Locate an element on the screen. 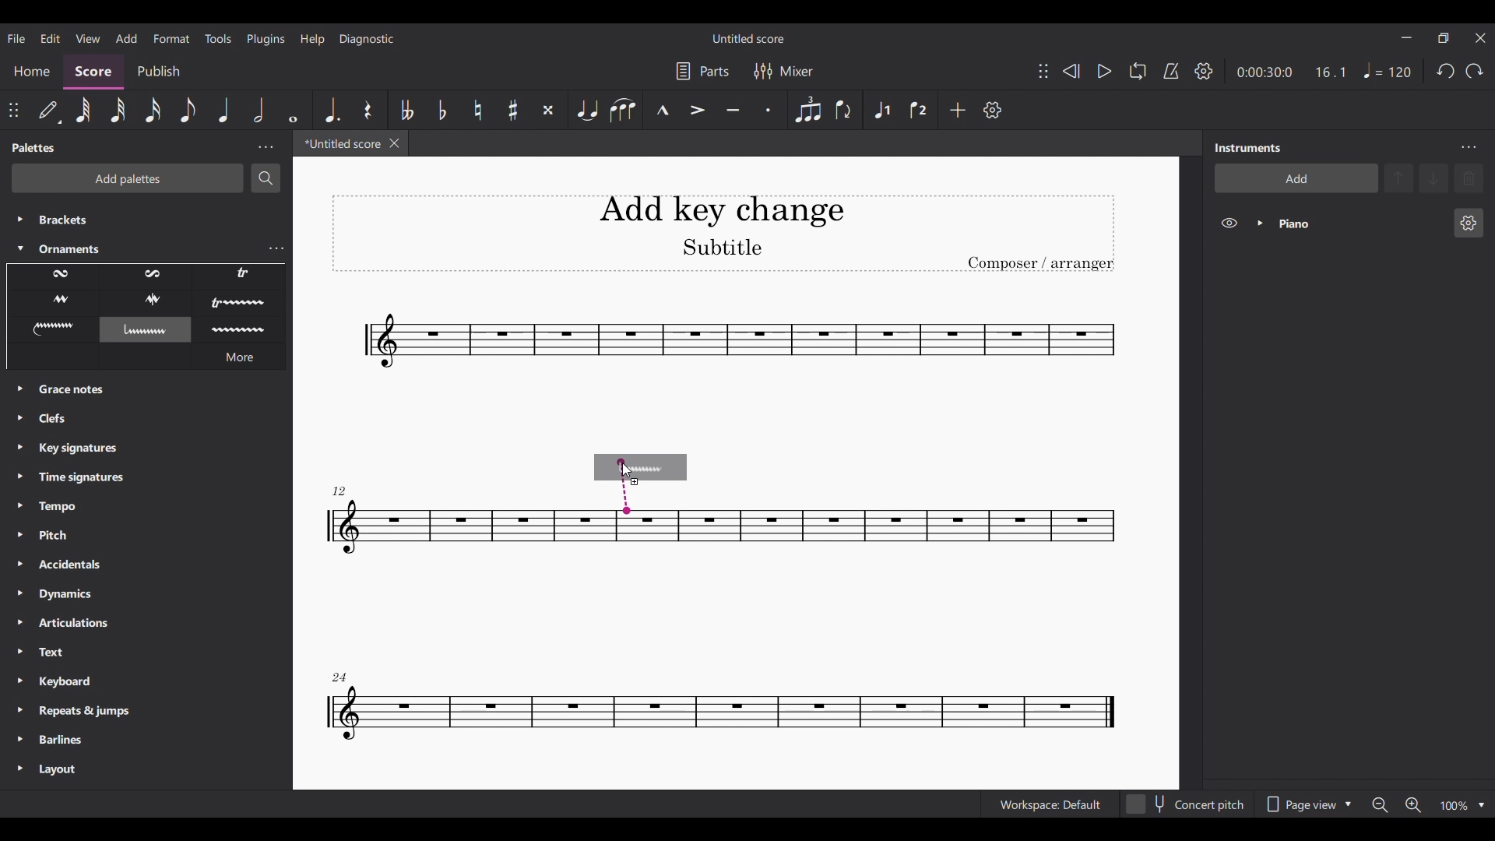  Toggle flat is located at coordinates (442, 111).